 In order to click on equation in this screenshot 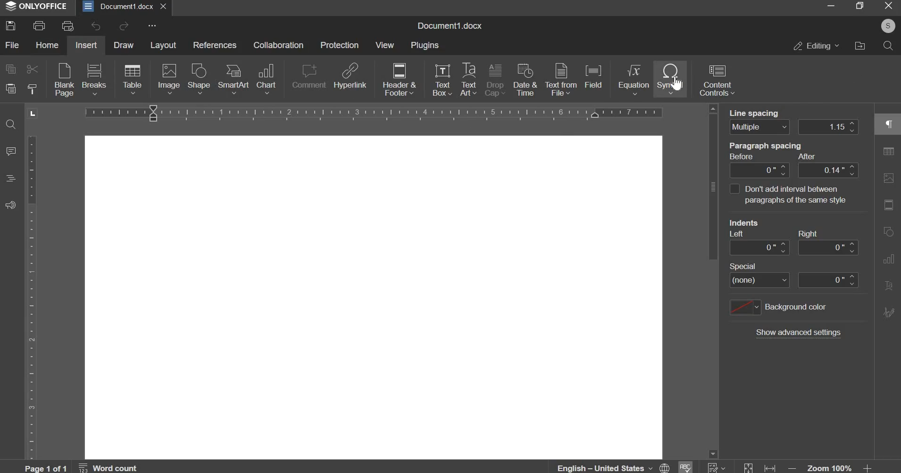, I will do `click(633, 79)`.